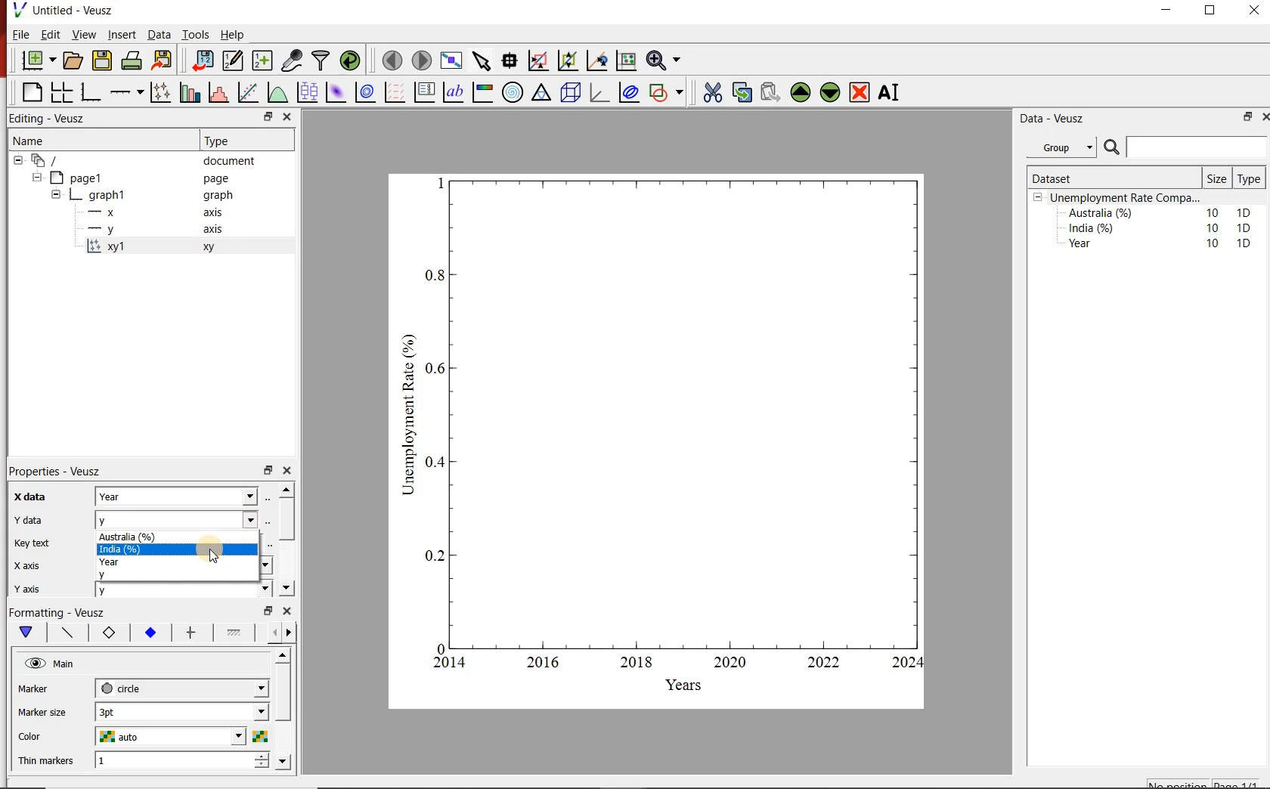 This screenshot has width=1270, height=789. What do you see at coordinates (31, 91) in the screenshot?
I see `blank page` at bounding box center [31, 91].